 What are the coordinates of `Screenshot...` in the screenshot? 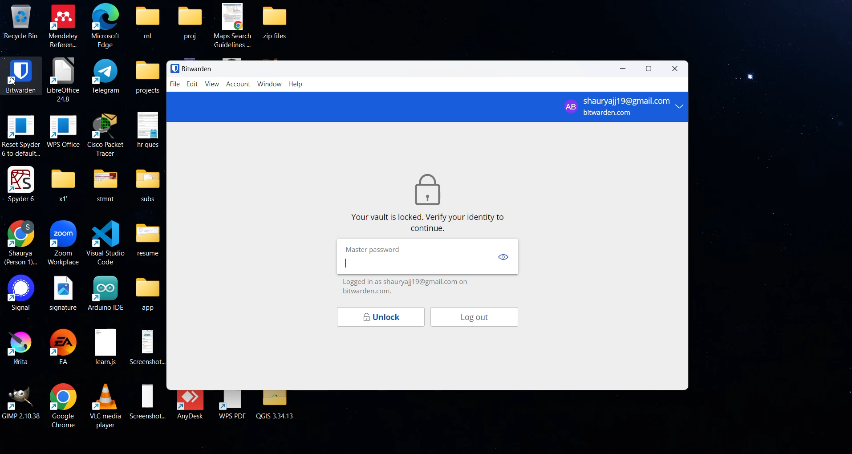 It's located at (148, 401).